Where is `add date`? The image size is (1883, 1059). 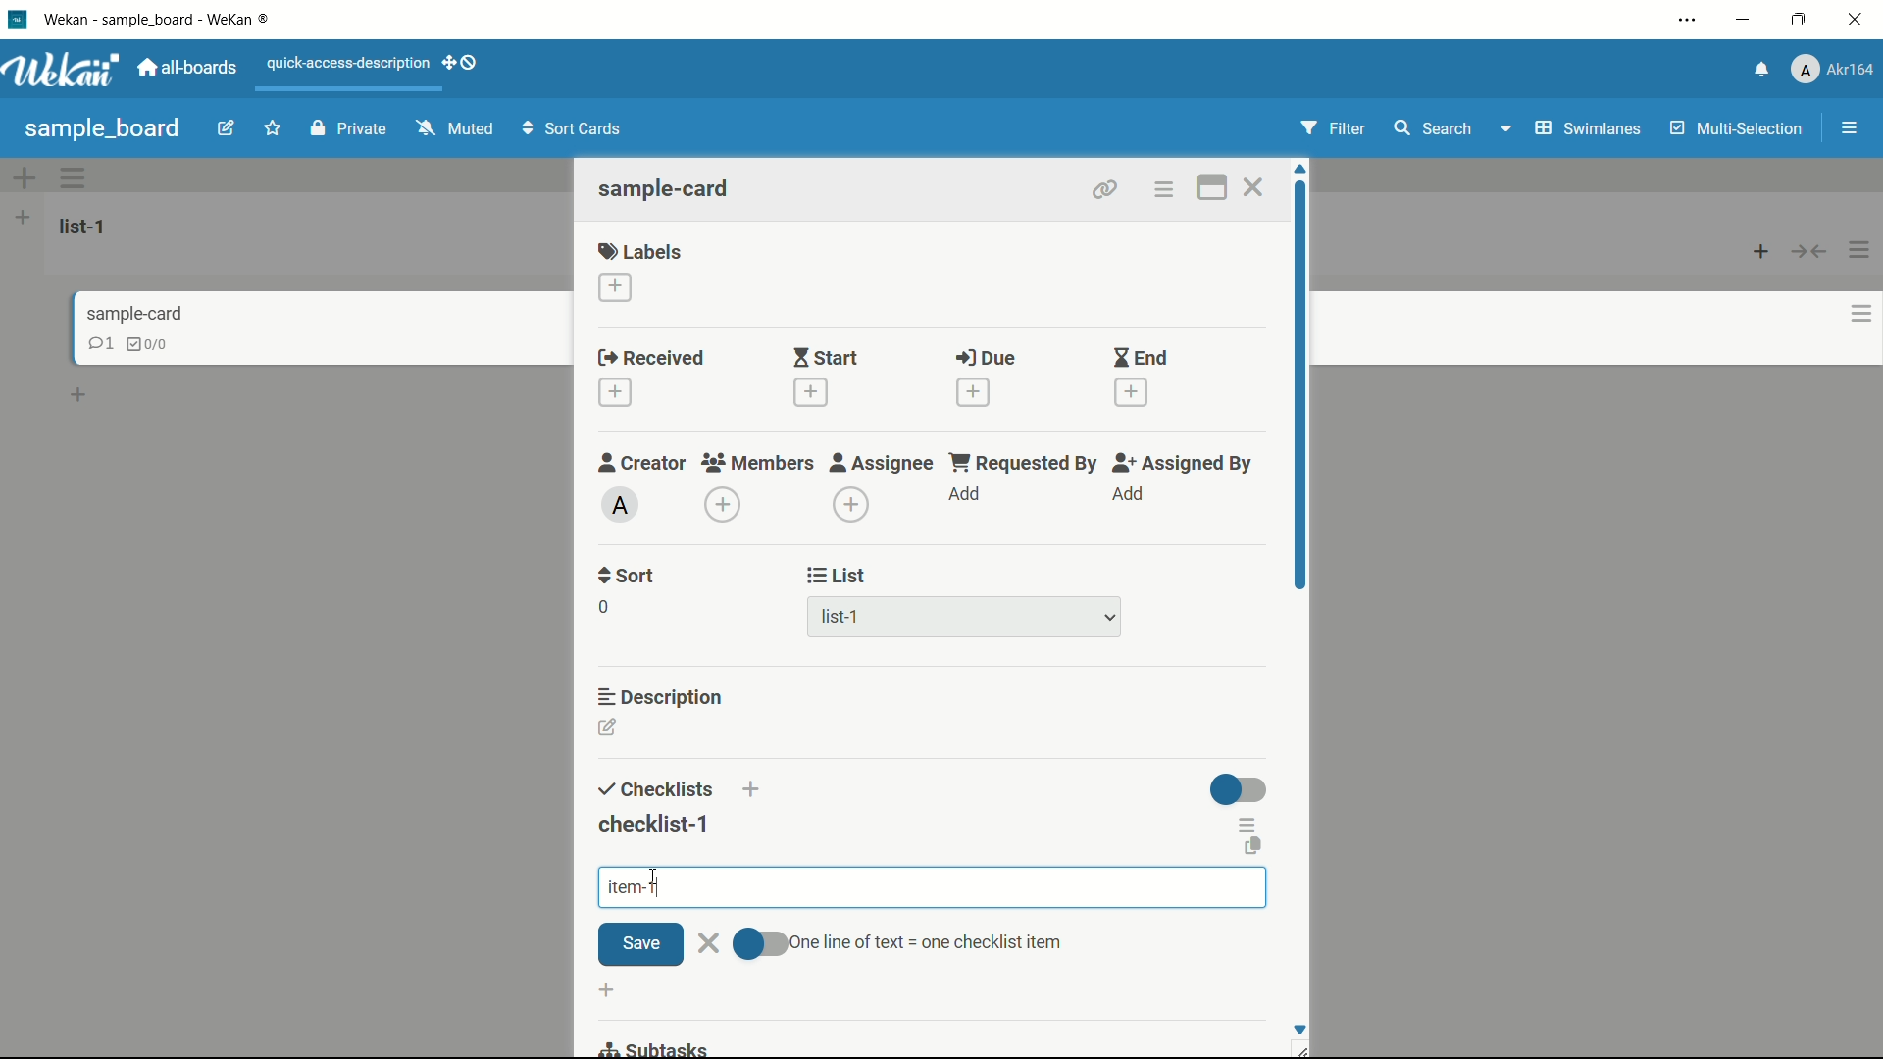
add date is located at coordinates (811, 392).